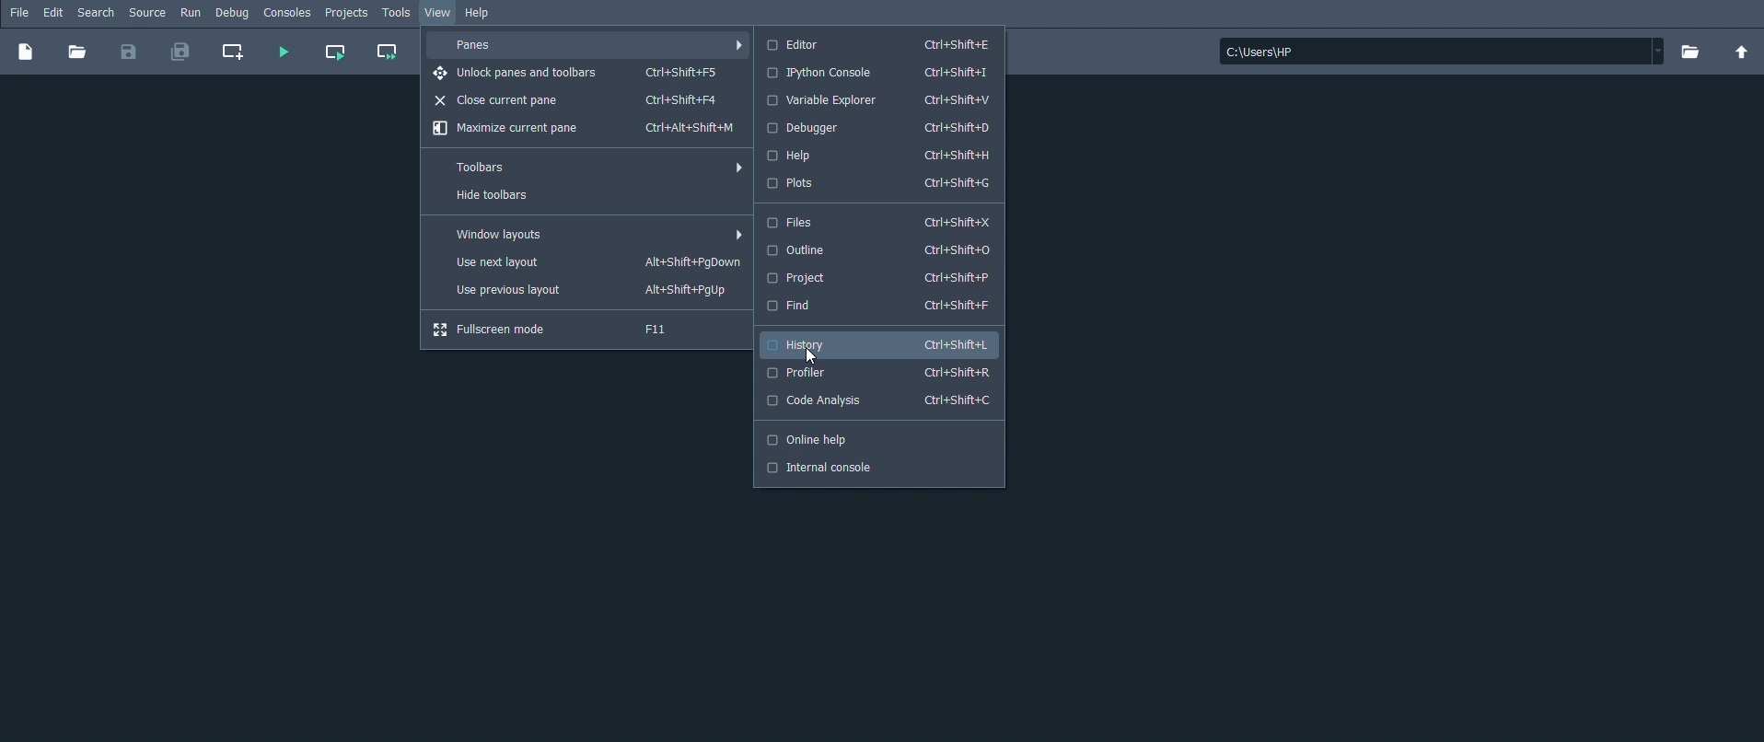 The image size is (1764, 742). I want to click on Change to parent directory, so click(1742, 52).